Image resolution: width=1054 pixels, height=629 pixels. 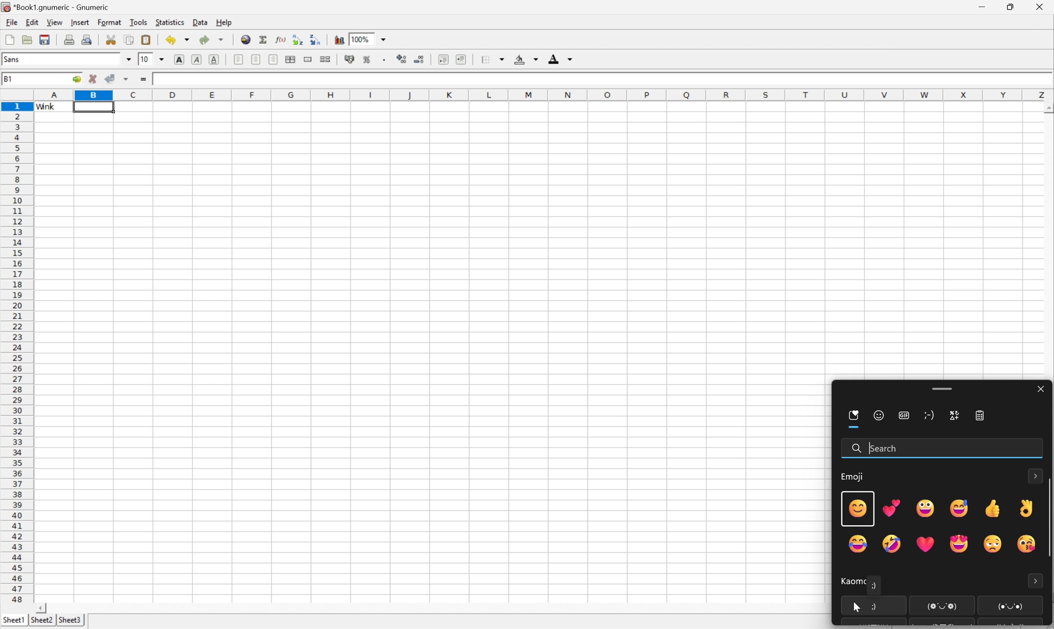 What do you see at coordinates (339, 39) in the screenshot?
I see `insert chart` at bounding box center [339, 39].